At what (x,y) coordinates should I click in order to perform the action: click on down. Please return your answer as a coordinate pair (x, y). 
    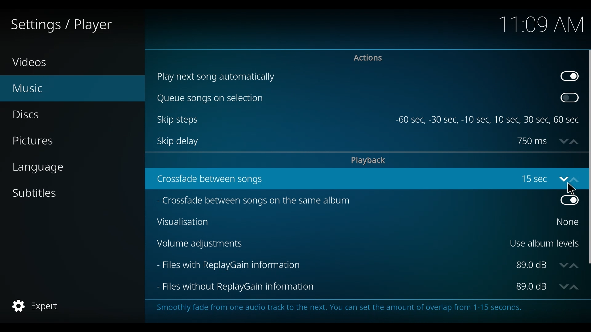
    Looking at the image, I should click on (562, 140).